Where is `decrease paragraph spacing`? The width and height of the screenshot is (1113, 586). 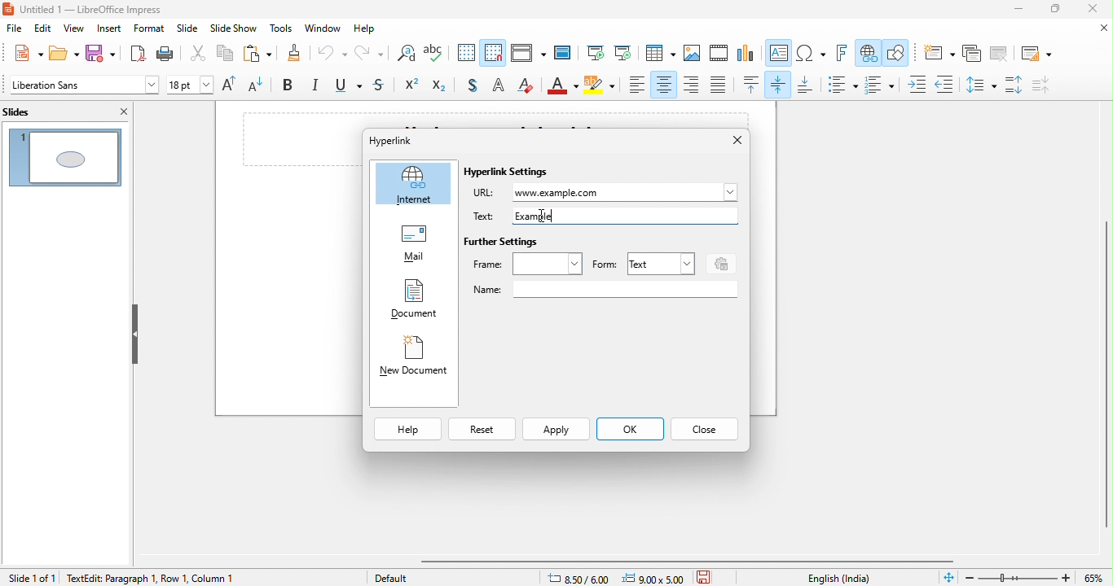
decrease paragraph spacing is located at coordinates (1051, 85).